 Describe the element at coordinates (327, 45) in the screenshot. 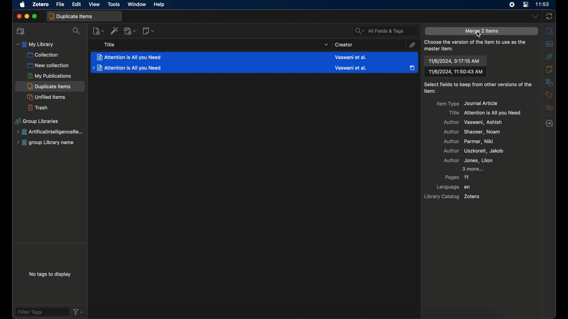

I see `dropdown` at that location.